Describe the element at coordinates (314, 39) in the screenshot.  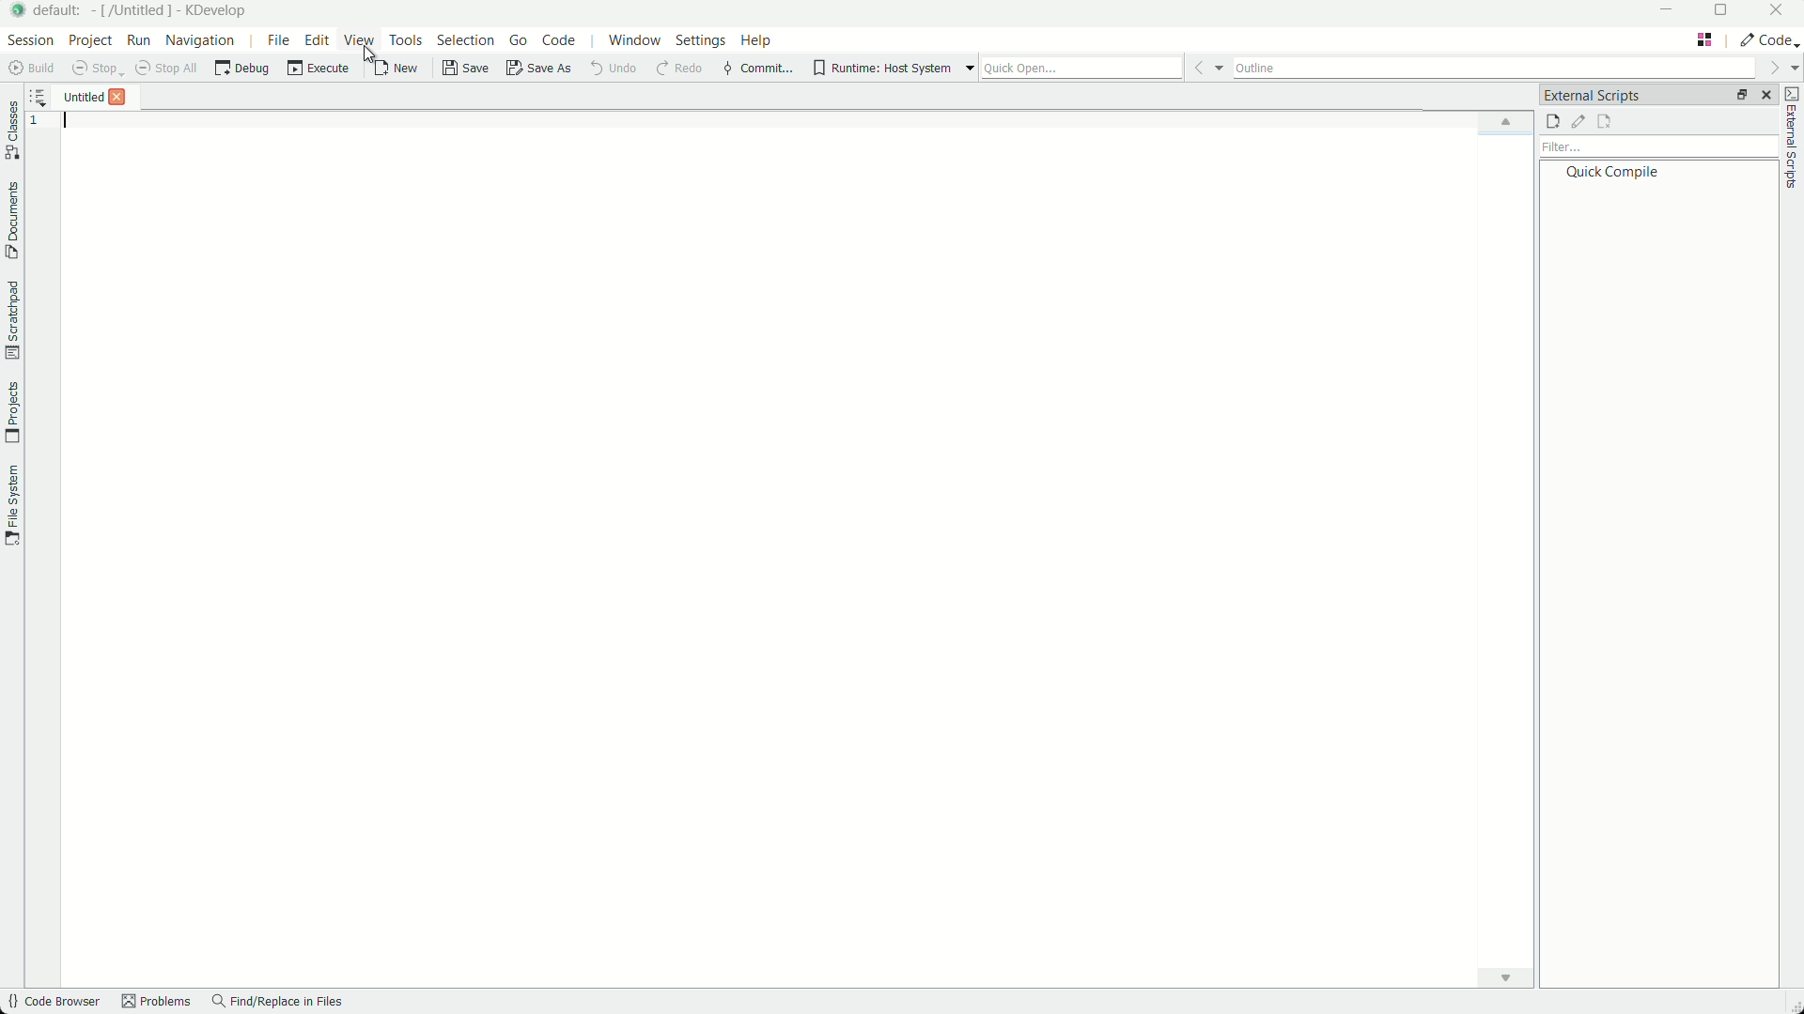
I see `edit` at that location.